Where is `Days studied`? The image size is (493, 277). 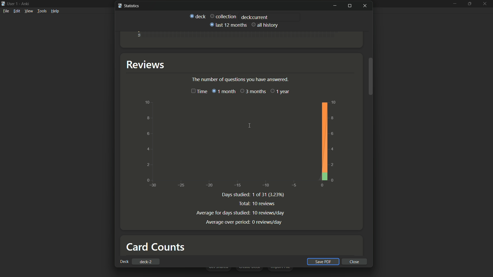
Days studied is located at coordinates (235, 195).